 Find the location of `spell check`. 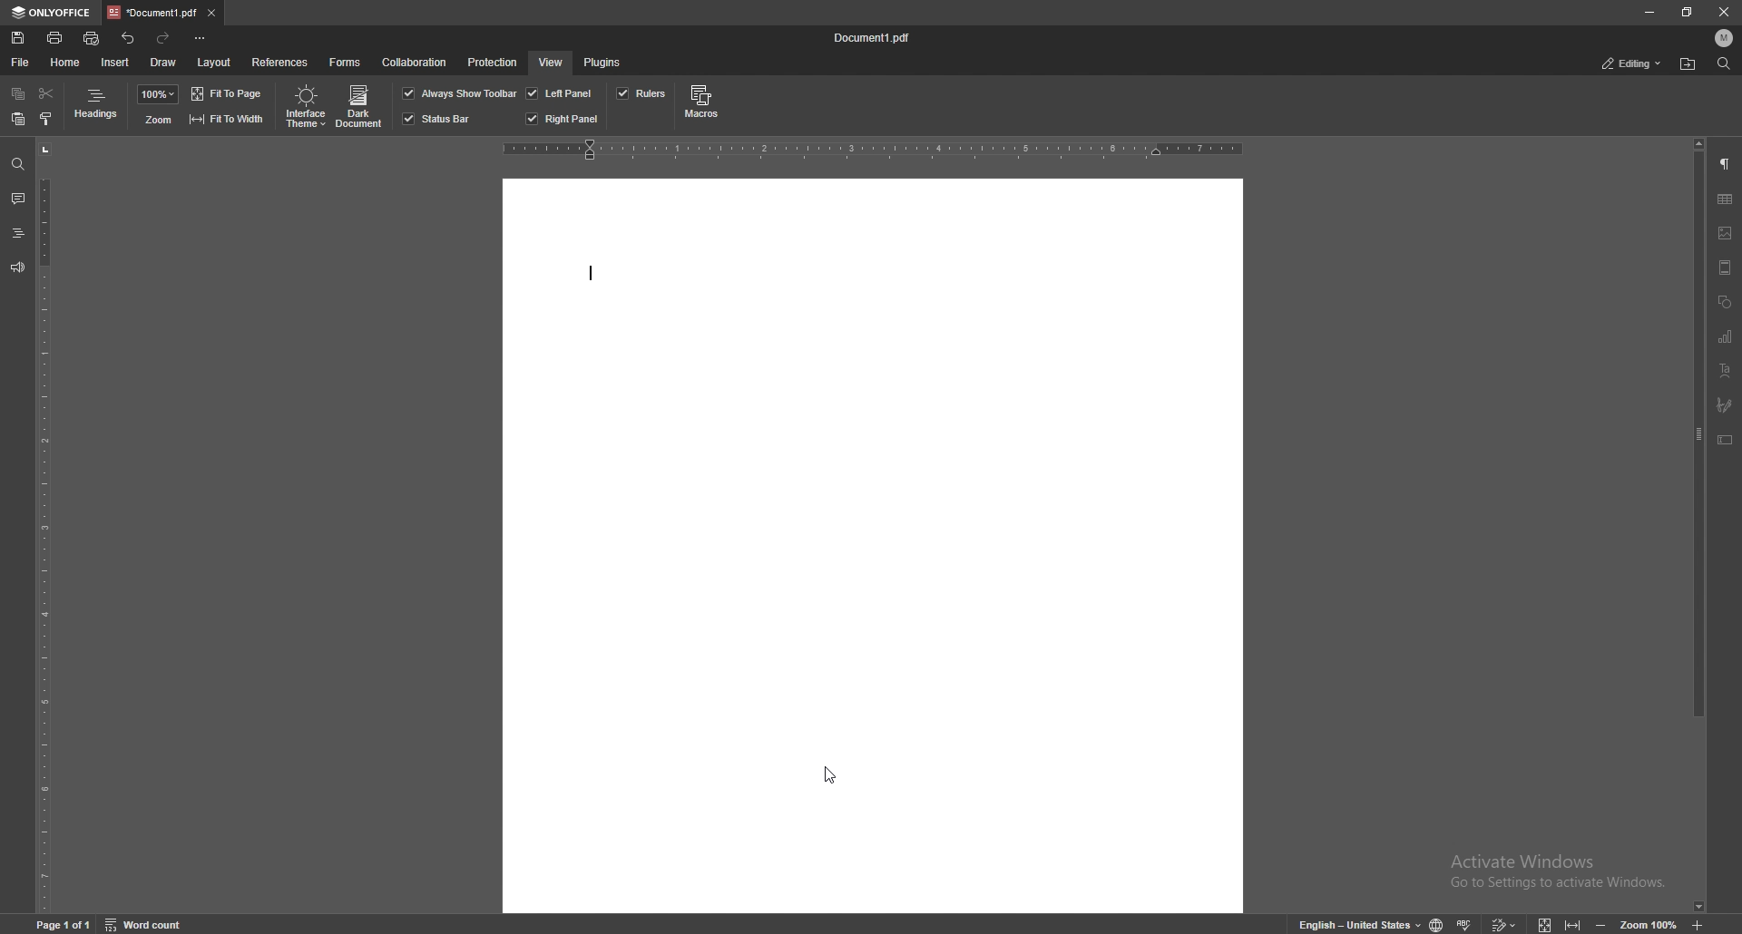

spell check is located at coordinates (1468, 921).